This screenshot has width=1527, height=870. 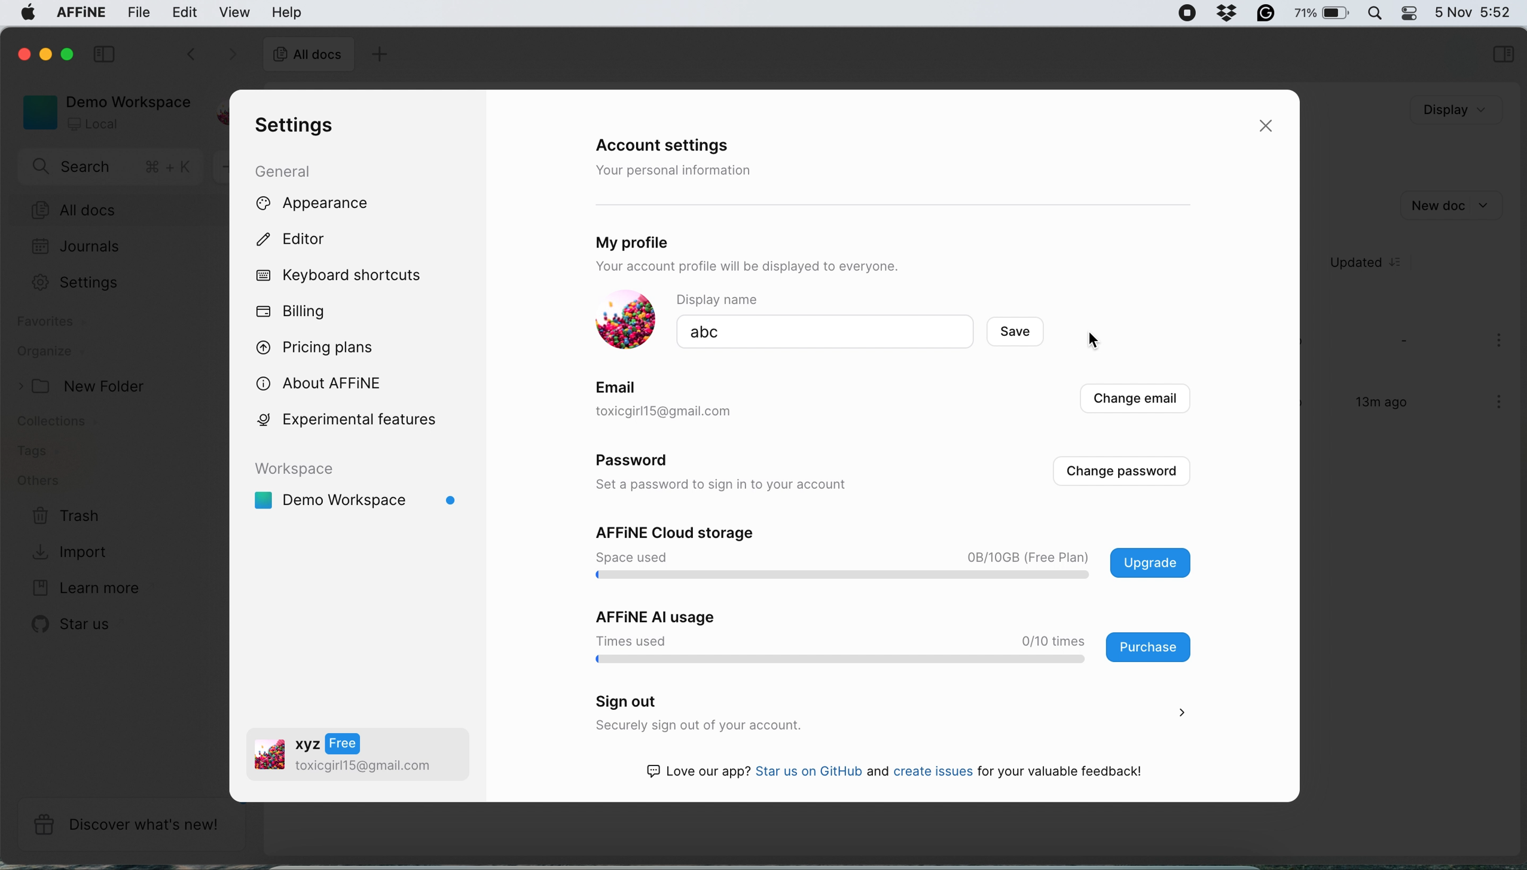 What do you see at coordinates (303, 241) in the screenshot?
I see `editor` at bounding box center [303, 241].